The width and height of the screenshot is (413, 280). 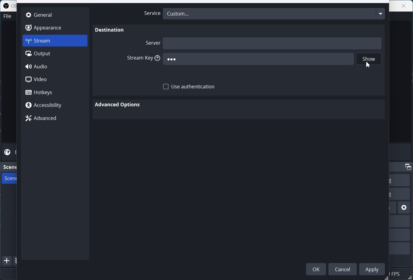 I want to click on OK, so click(x=316, y=269).